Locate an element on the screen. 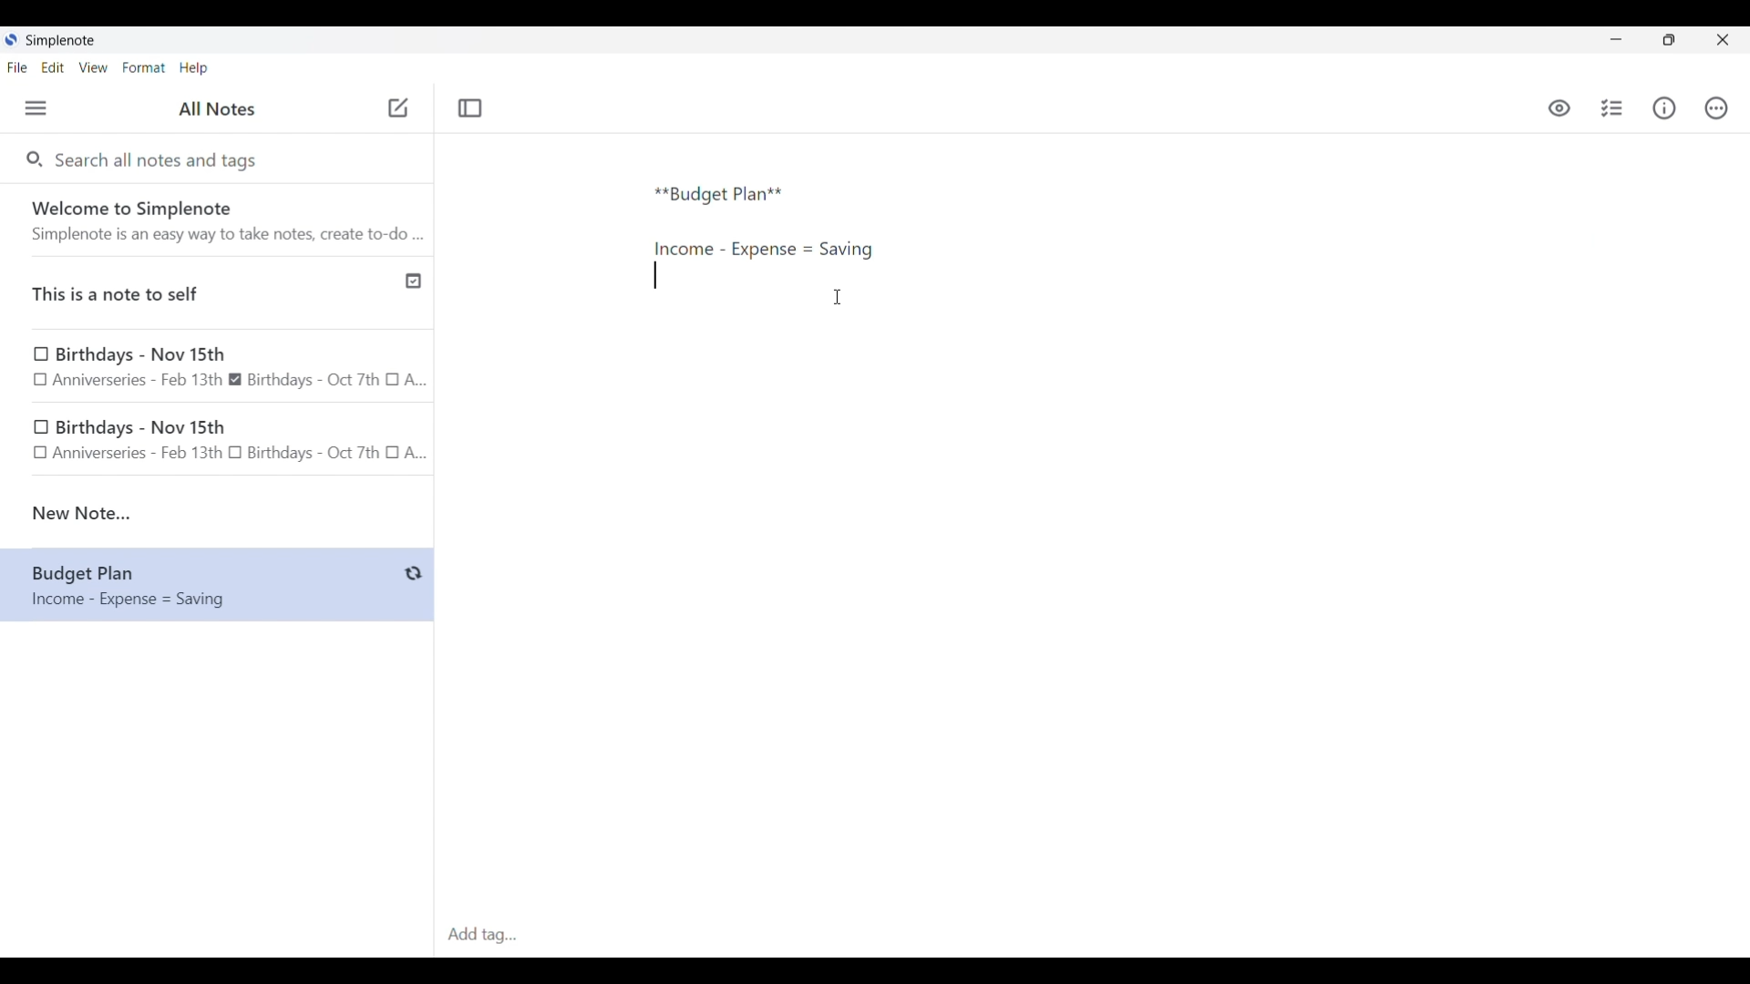  Edit menu is located at coordinates (54, 67).